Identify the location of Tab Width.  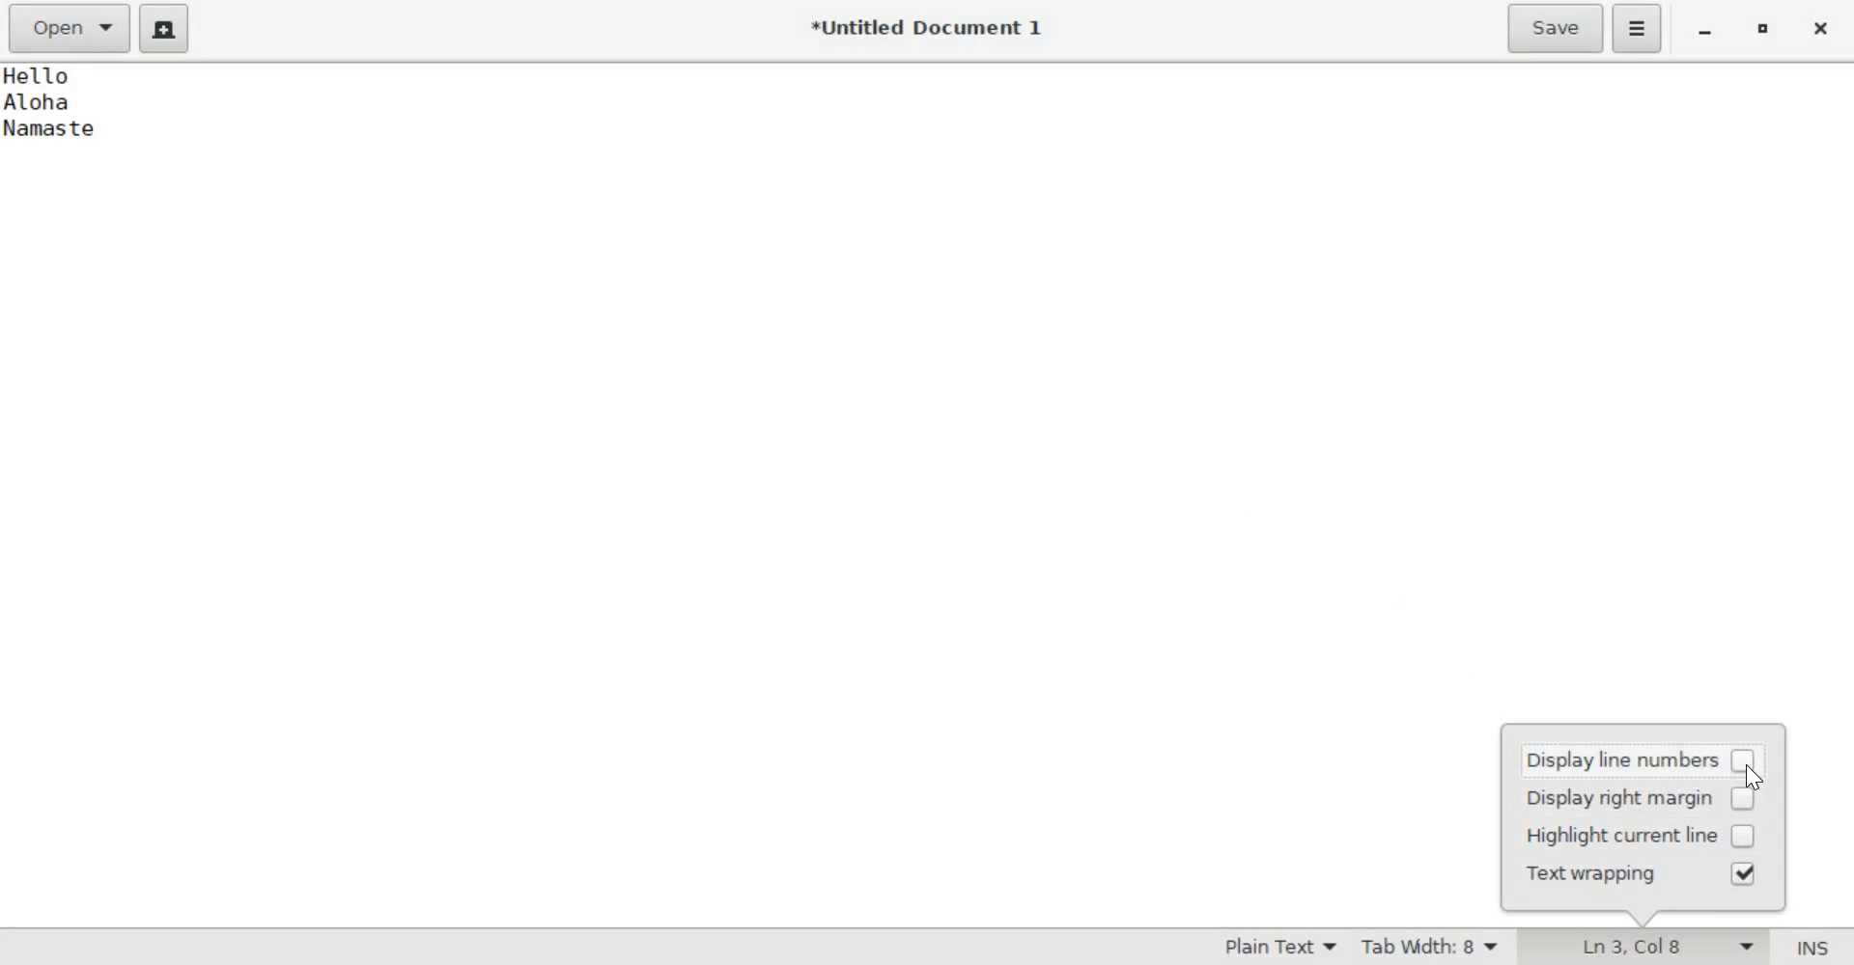
(1434, 947).